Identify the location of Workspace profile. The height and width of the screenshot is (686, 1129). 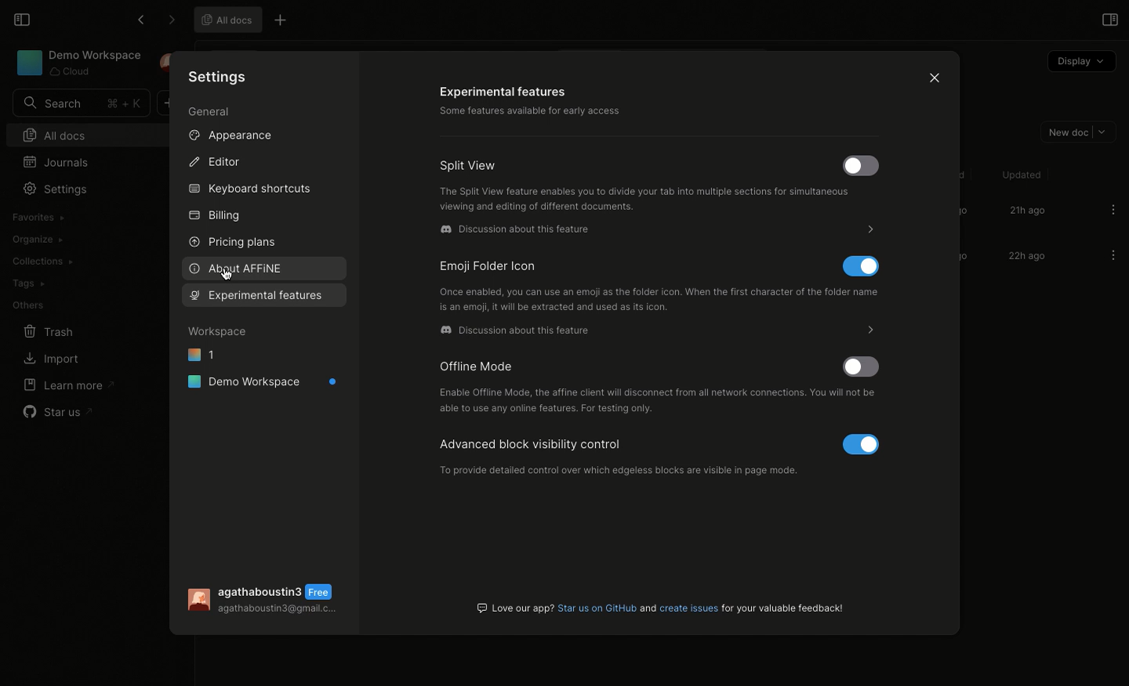
(648, 200).